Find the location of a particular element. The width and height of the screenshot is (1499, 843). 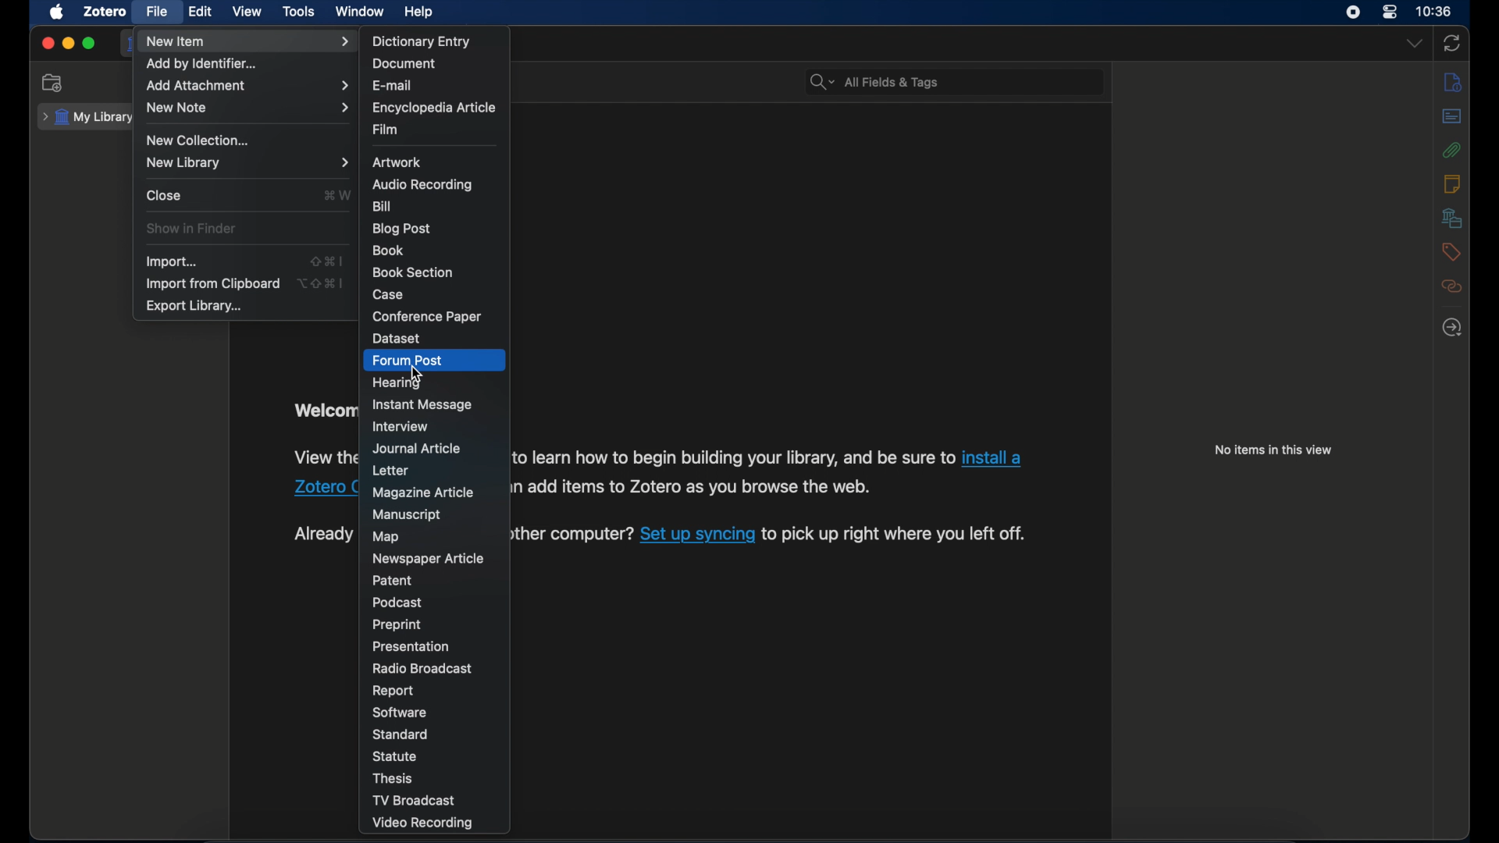

info is located at coordinates (1452, 84).